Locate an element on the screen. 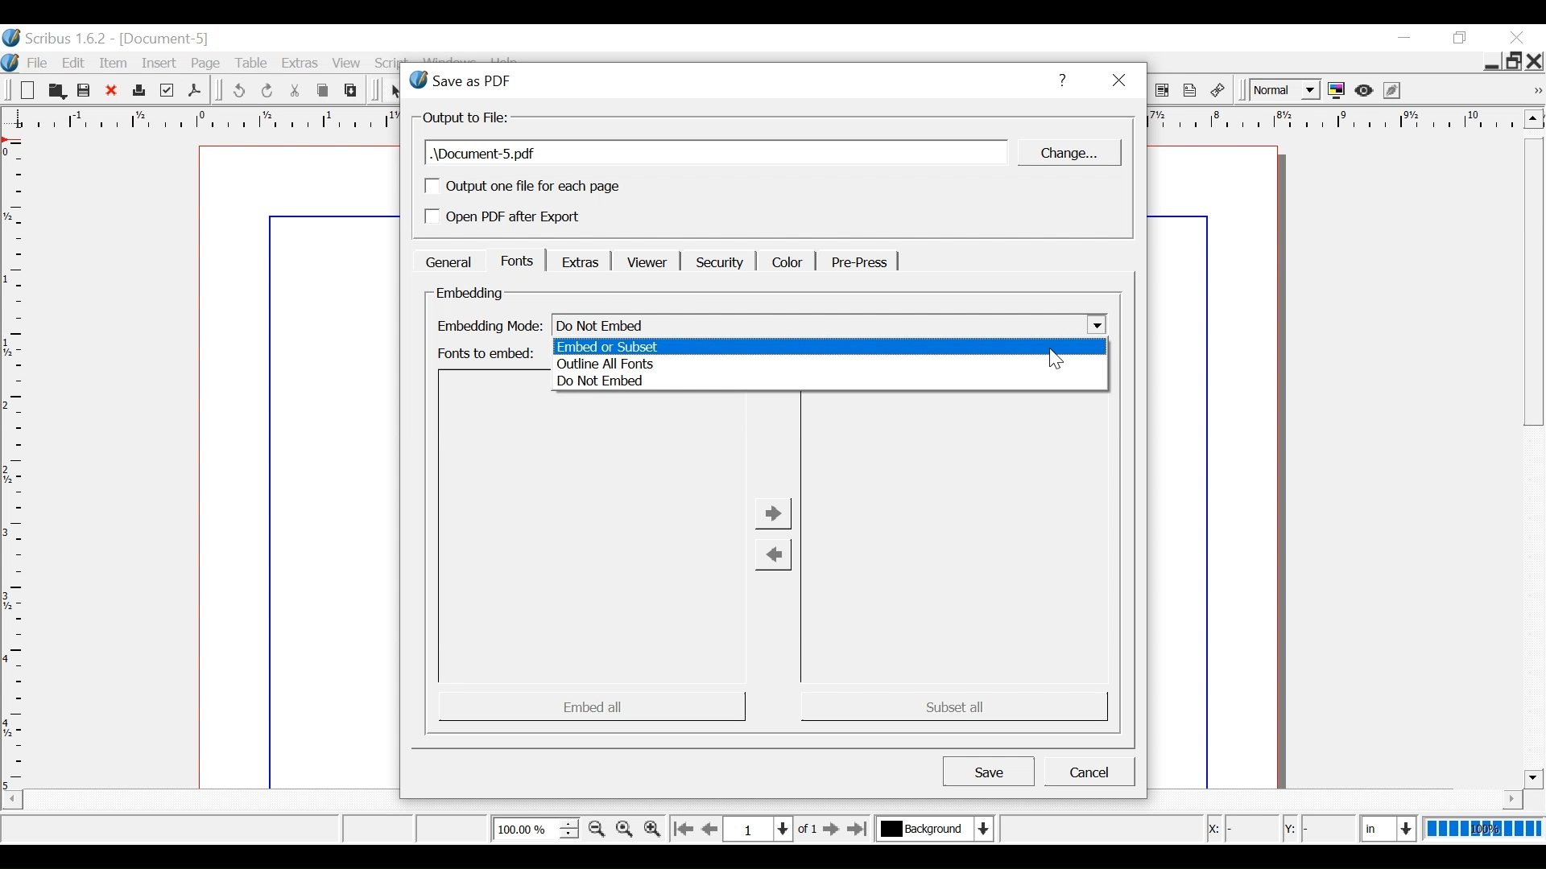 The image size is (1546, 869). Restore is located at coordinates (1513, 61).